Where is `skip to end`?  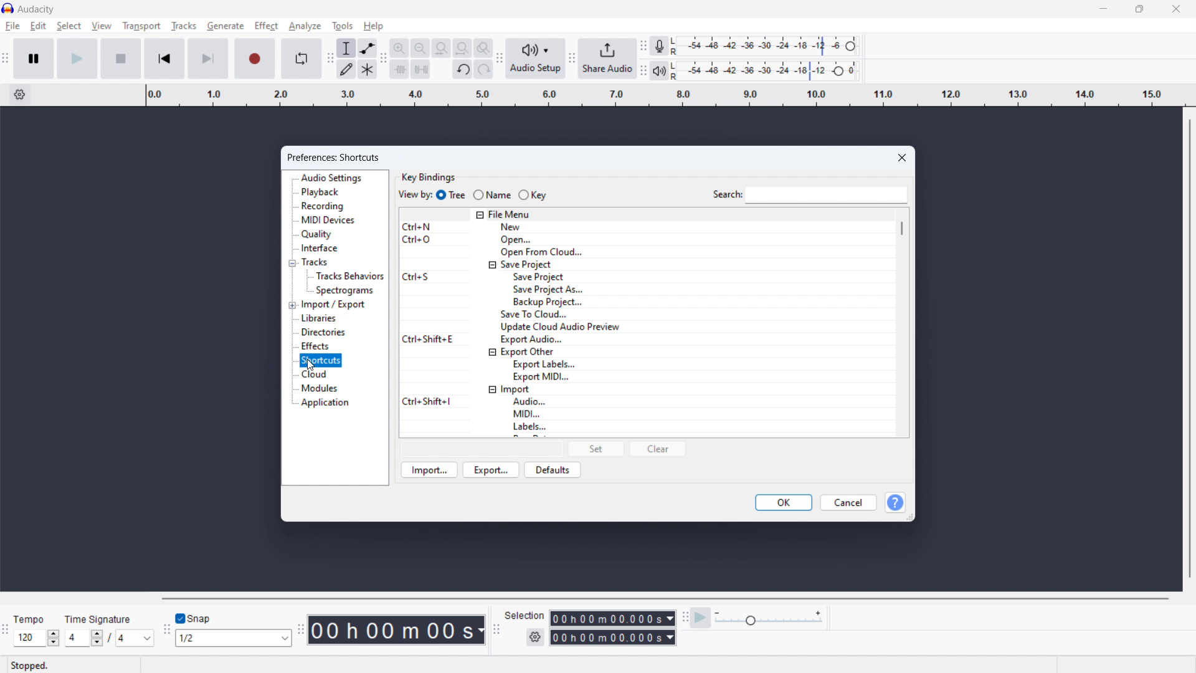 skip to end is located at coordinates (208, 58).